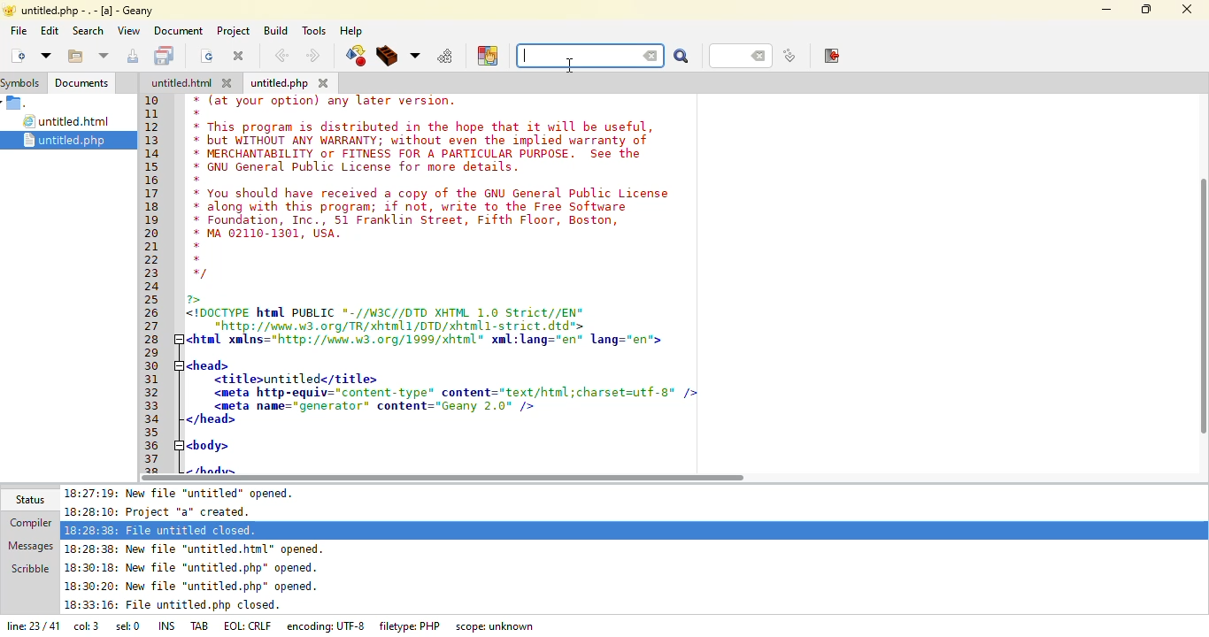 This screenshot has height=637, width=1209. I want to click on eol: CRLF, so click(250, 626).